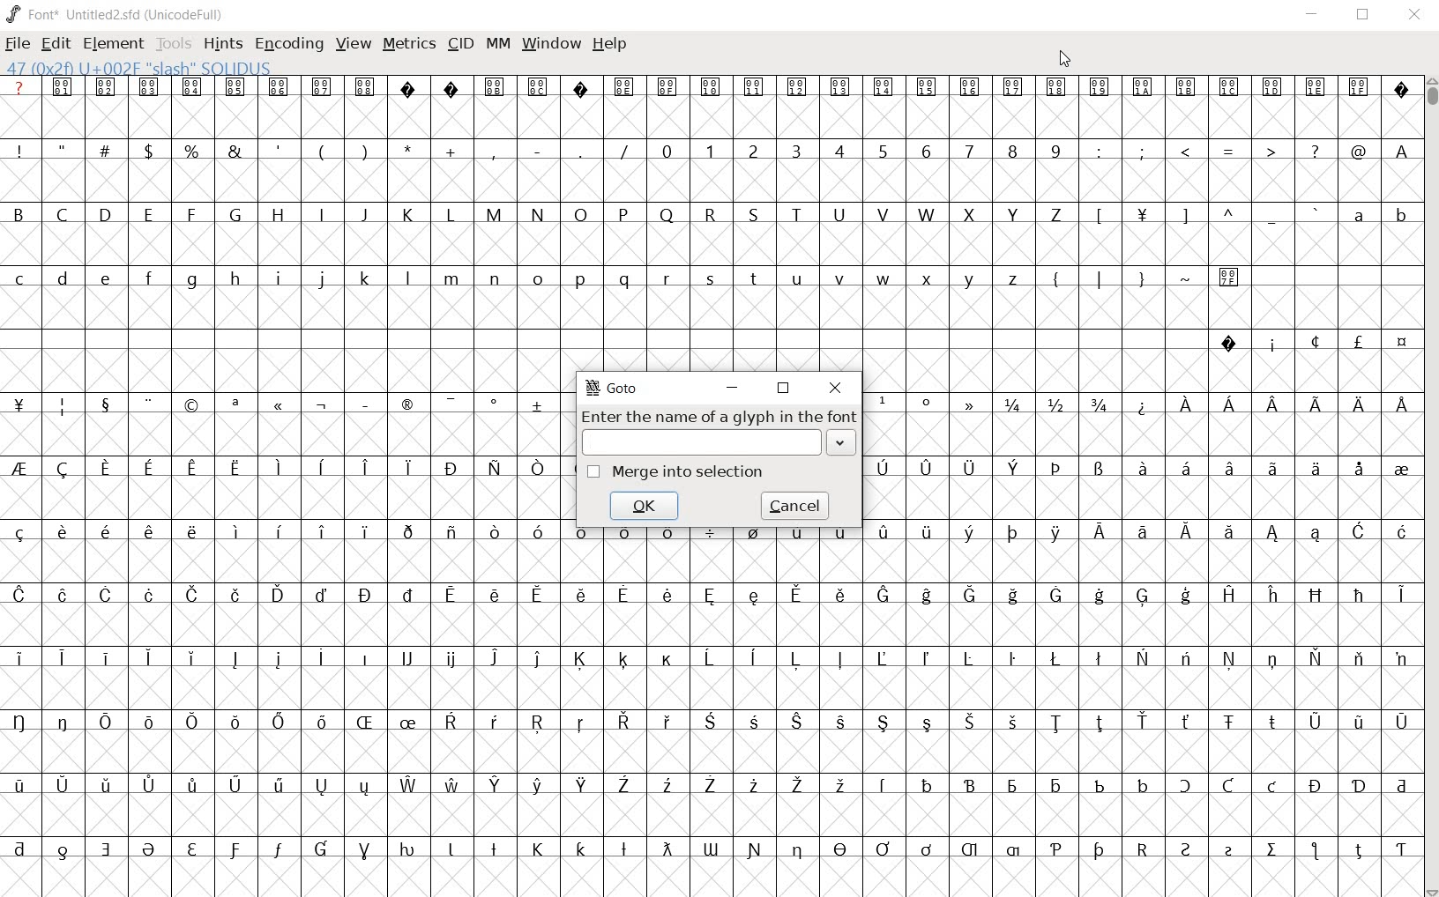 The width and height of the screenshot is (1439, 897). Describe the element at coordinates (714, 560) in the screenshot. I see `empty cells` at that location.